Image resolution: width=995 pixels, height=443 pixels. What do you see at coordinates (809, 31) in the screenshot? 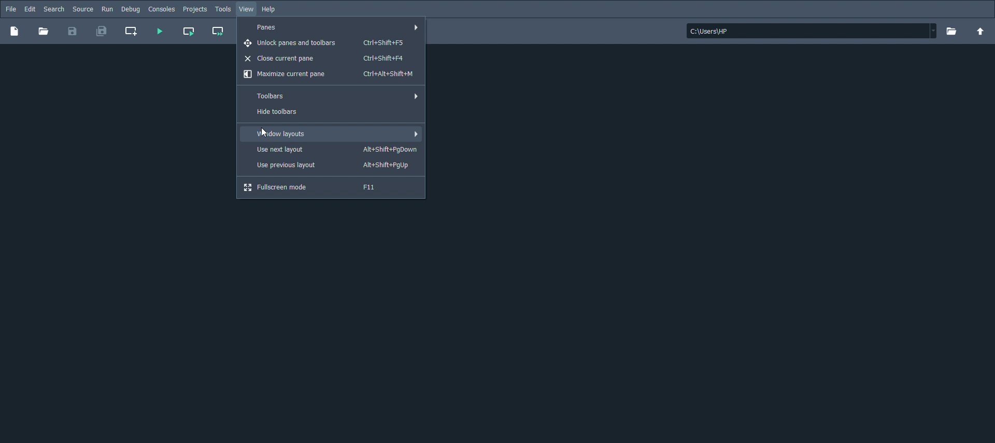
I see `File location` at bounding box center [809, 31].